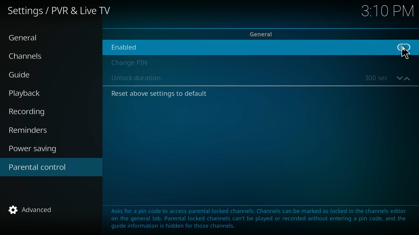  What do you see at coordinates (387, 12) in the screenshot?
I see `time` at bounding box center [387, 12].